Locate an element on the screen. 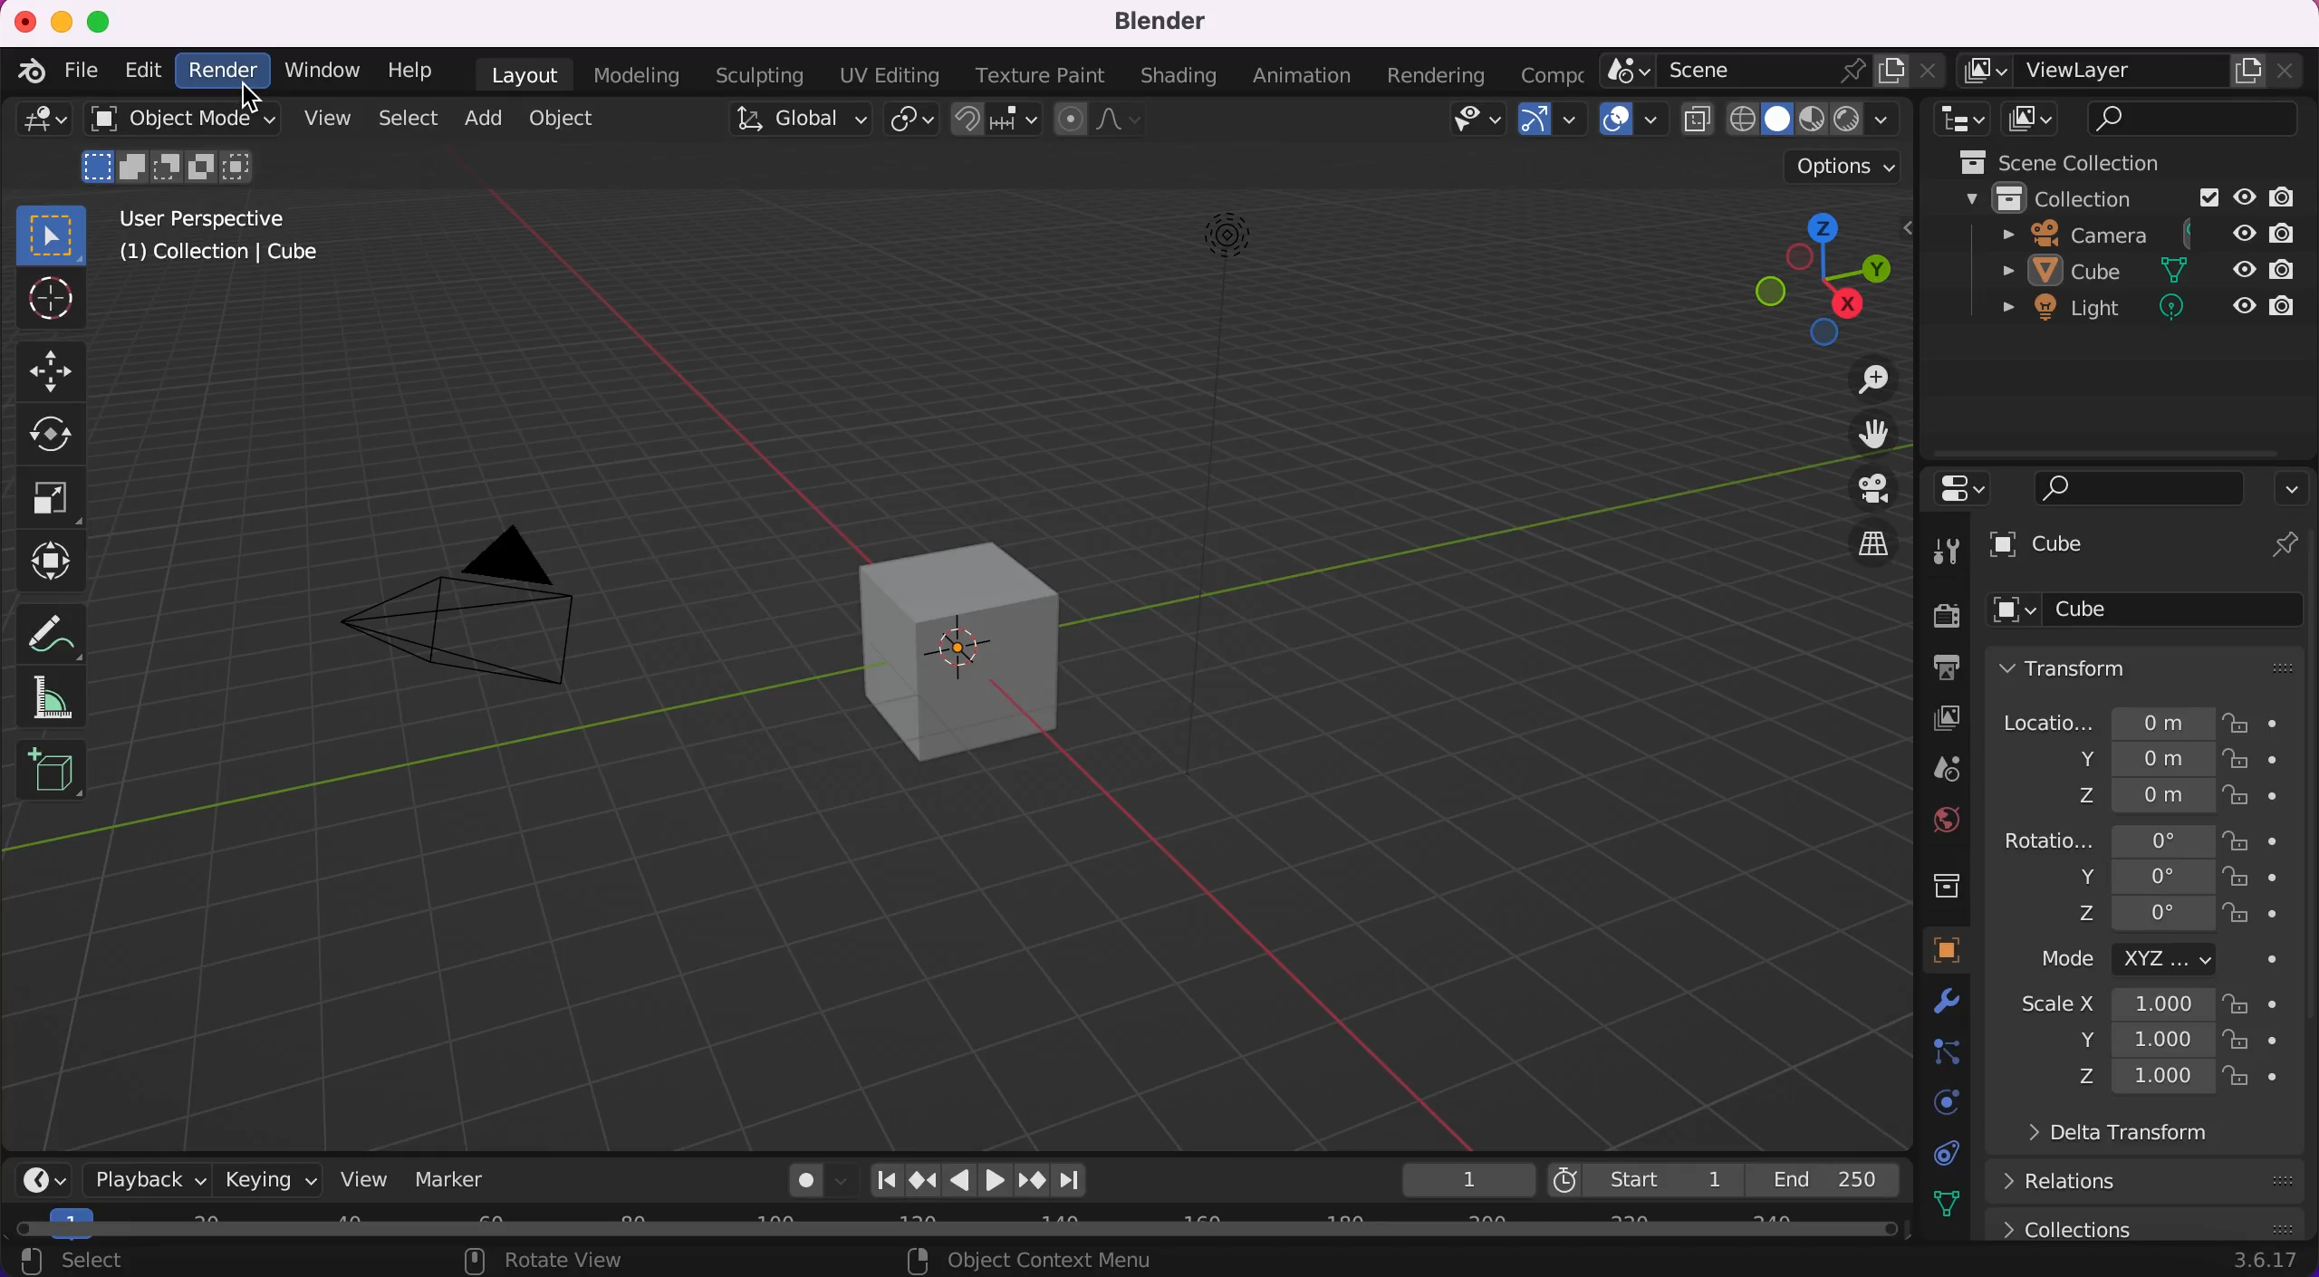 Image resolution: width=2319 pixels, height=1277 pixels. annotate is located at coordinates (67, 625).